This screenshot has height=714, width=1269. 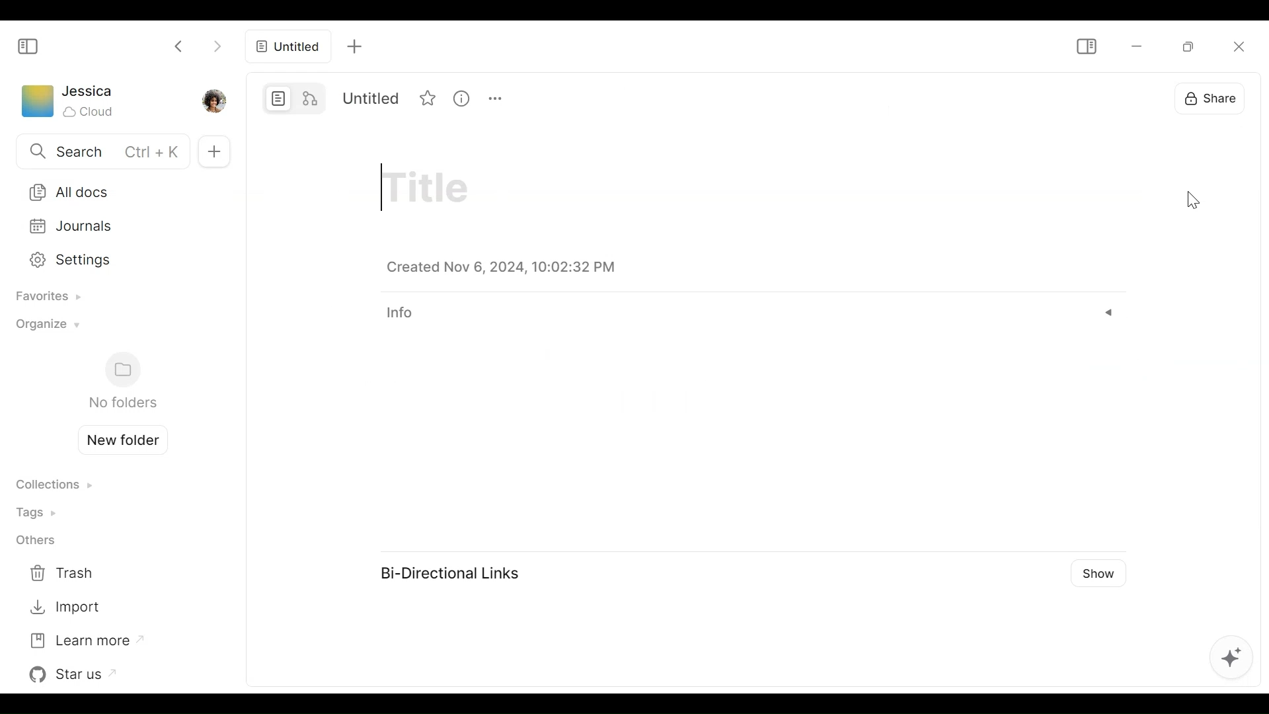 What do you see at coordinates (217, 44) in the screenshot?
I see `Click to go Forward` at bounding box center [217, 44].